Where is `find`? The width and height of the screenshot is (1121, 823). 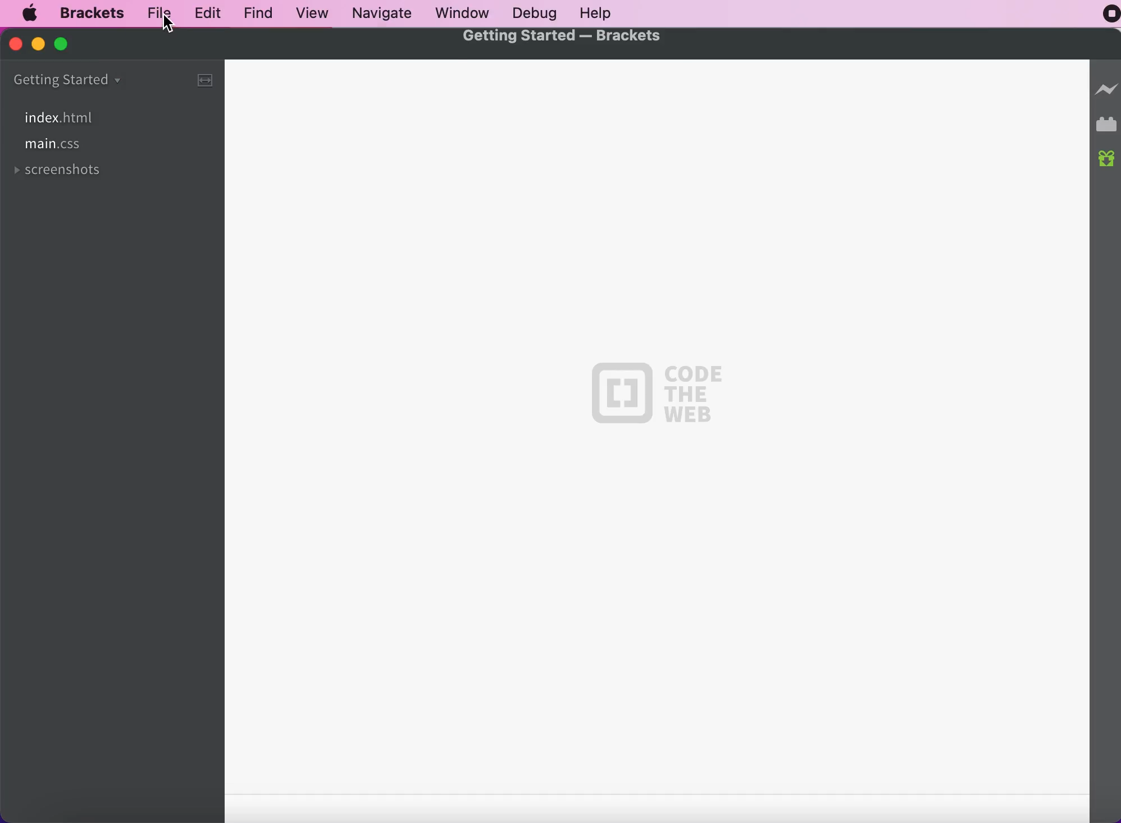
find is located at coordinates (261, 13).